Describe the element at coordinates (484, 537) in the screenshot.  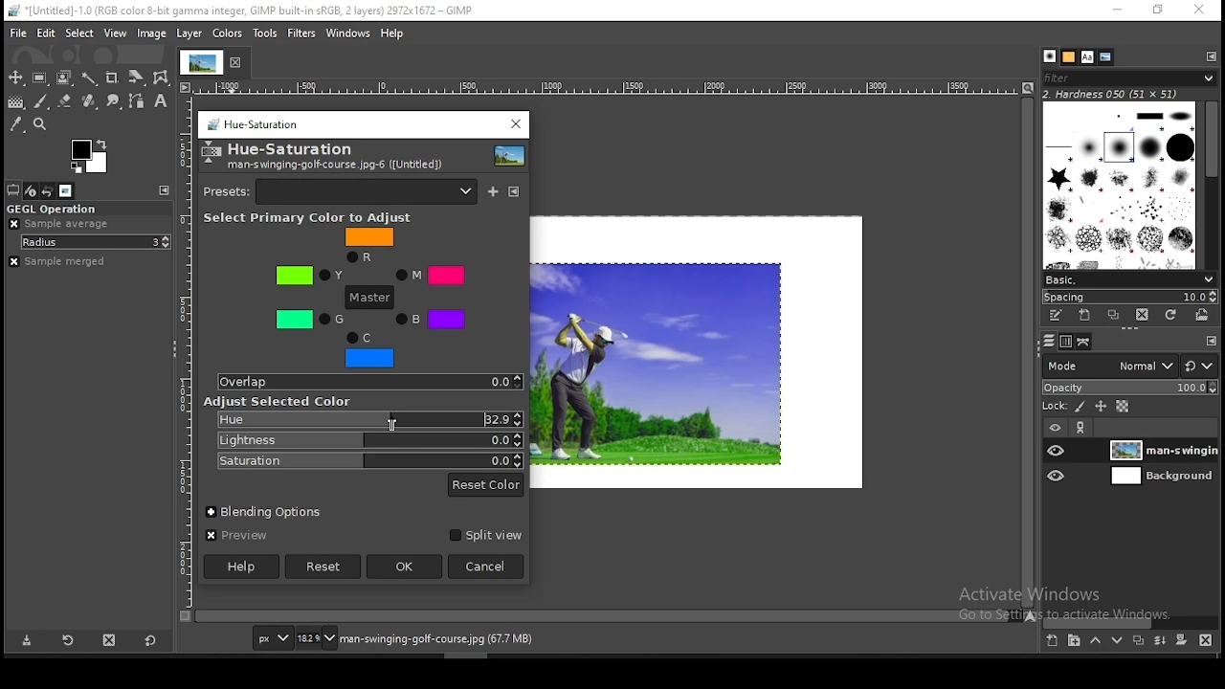
I see `split view` at that location.